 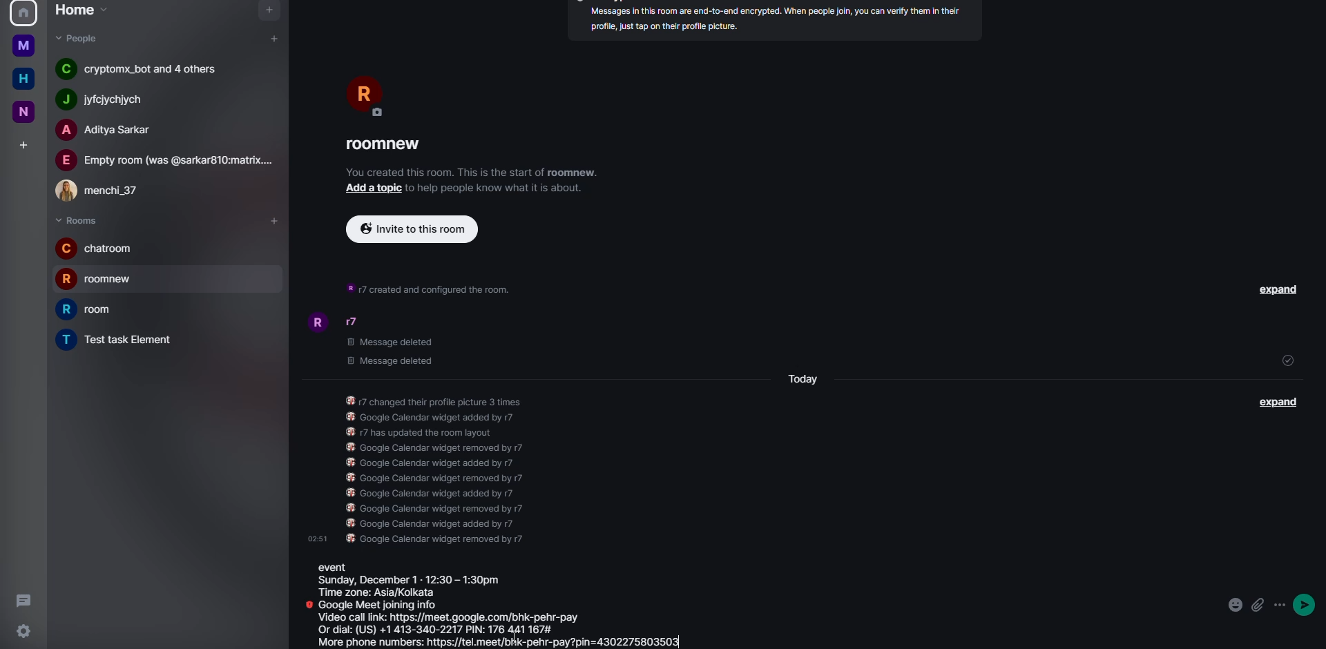 I want to click on threads, so click(x=26, y=601).